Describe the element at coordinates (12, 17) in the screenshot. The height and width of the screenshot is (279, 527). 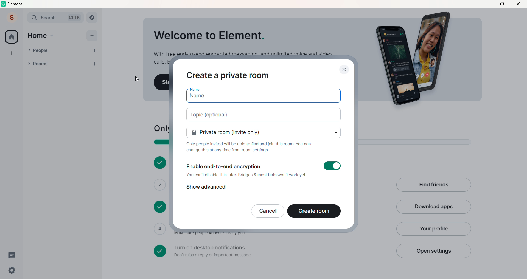
I see `Account` at that location.